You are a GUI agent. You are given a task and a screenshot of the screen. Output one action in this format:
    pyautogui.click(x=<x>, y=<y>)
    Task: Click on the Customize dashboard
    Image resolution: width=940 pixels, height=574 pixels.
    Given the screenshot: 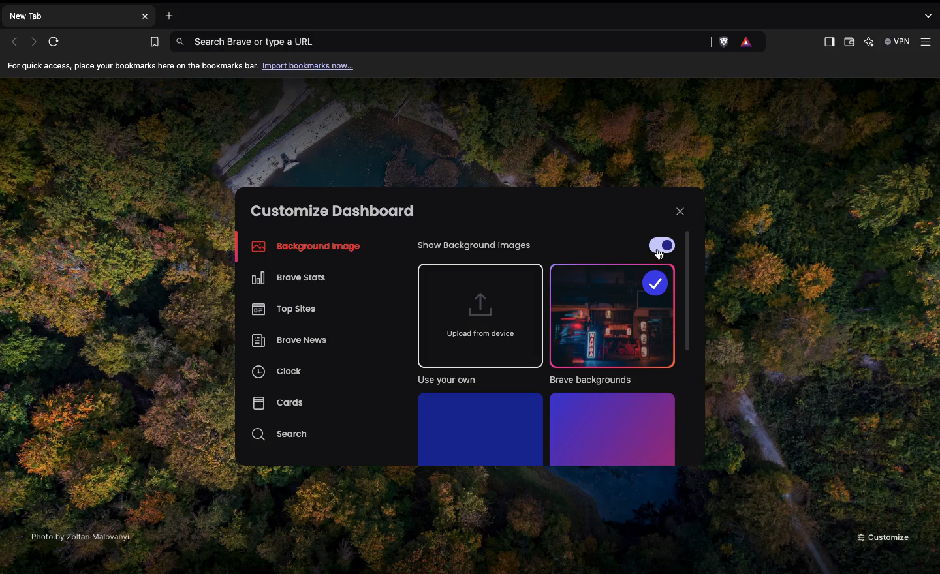 What is the action you would take?
    pyautogui.click(x=332, y=211)
    